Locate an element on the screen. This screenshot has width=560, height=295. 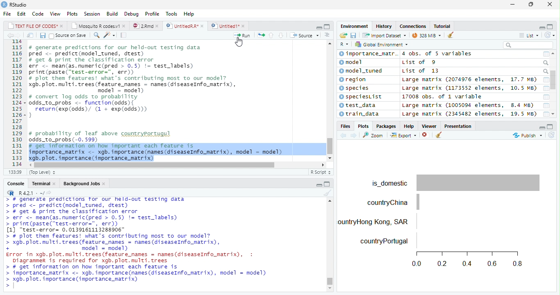
Clean is located at coordinates (448, 35).